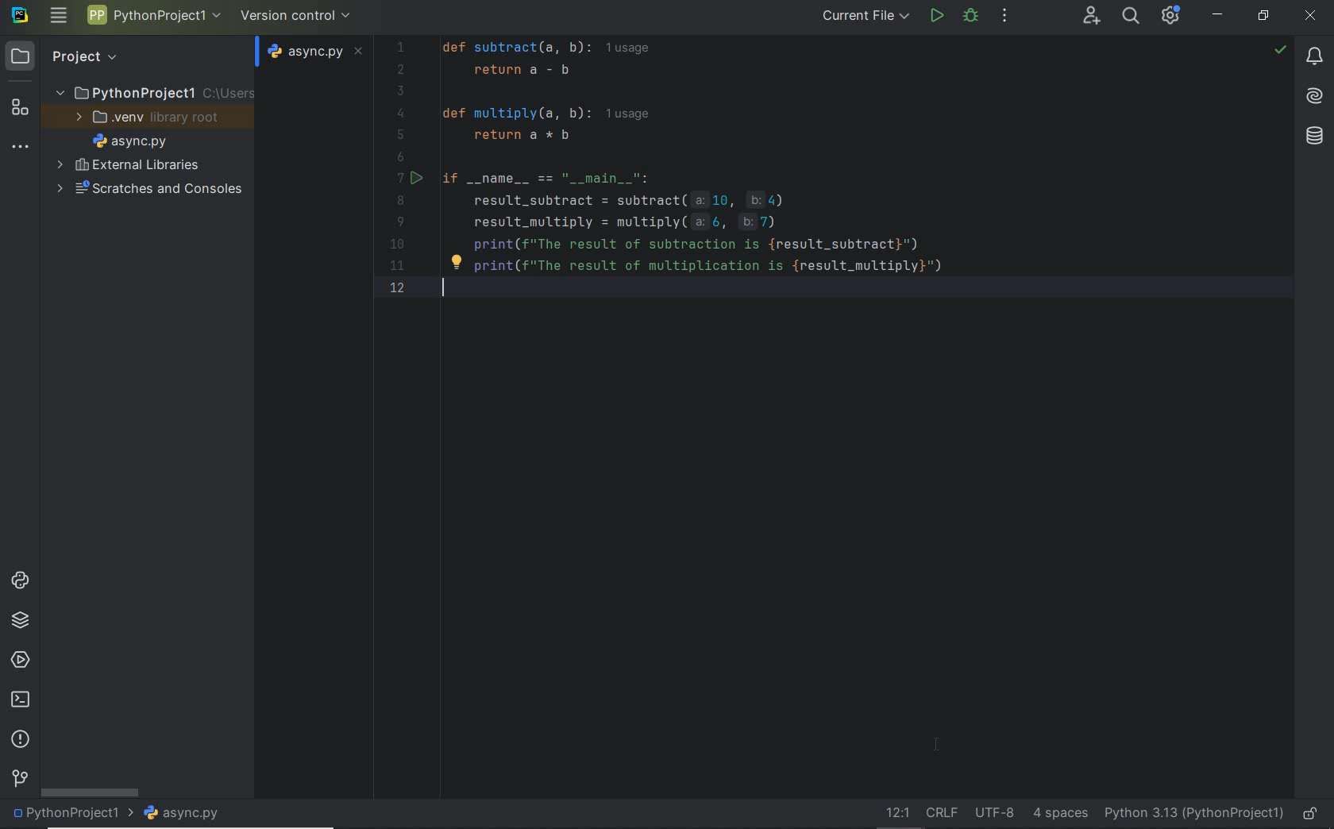  Describe the element at coordinates (130, 141) in the screenshot. I see `project files` at that location.